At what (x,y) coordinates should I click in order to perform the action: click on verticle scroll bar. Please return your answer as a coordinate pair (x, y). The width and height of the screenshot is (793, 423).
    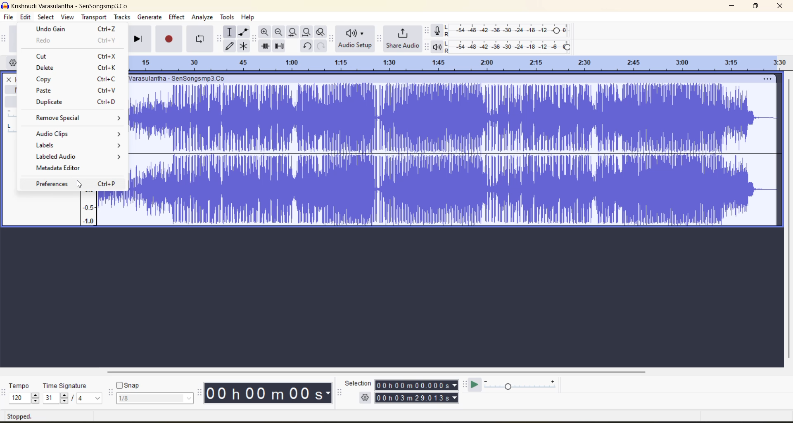
    Looking at the image, I should click on (789, 217).